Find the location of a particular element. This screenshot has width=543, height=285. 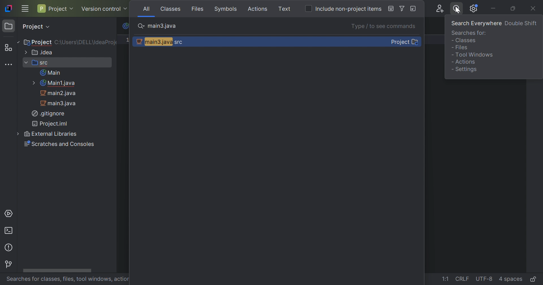

main3.java is located at coordinates (59, 103).